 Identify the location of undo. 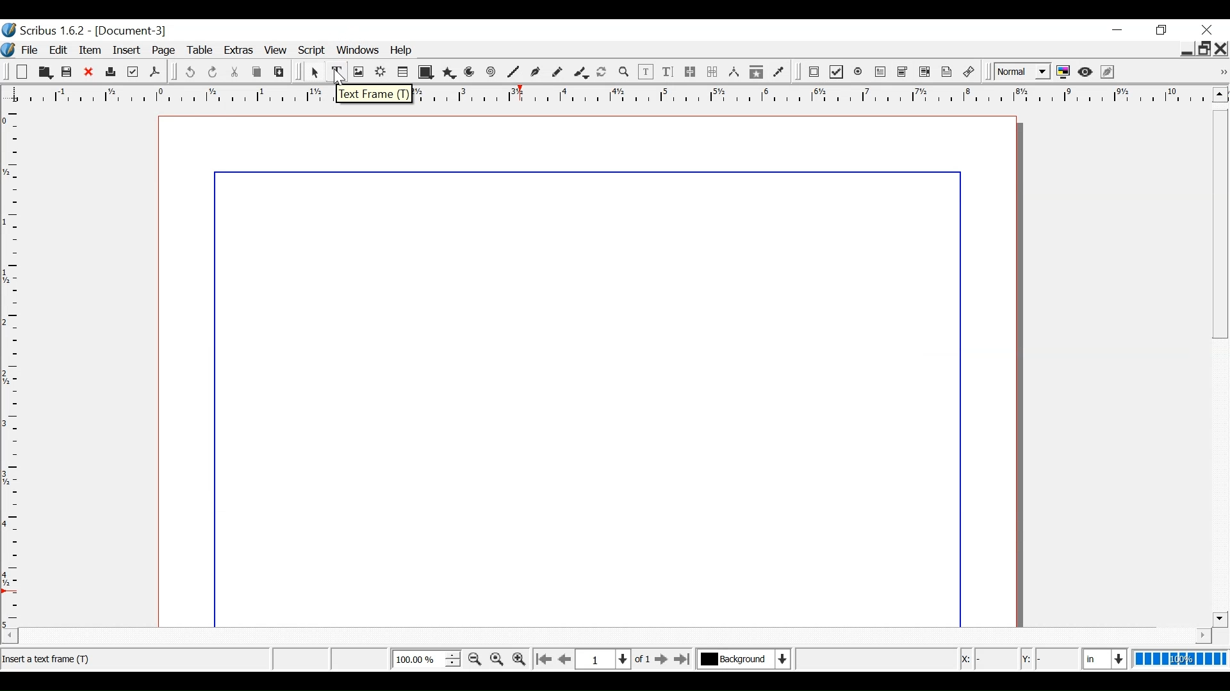
(190, 70).